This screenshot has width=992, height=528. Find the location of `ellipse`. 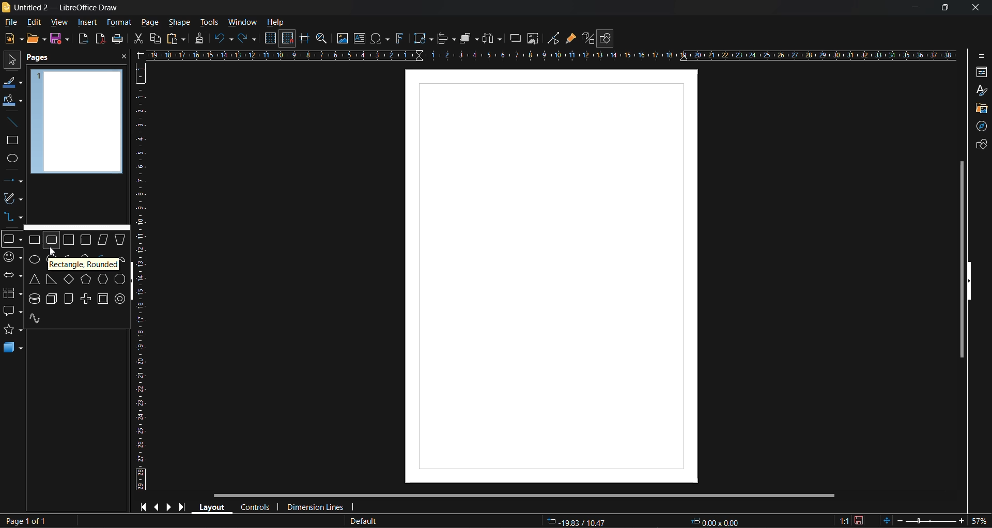

ellipse is located at coordinates (13, 159).